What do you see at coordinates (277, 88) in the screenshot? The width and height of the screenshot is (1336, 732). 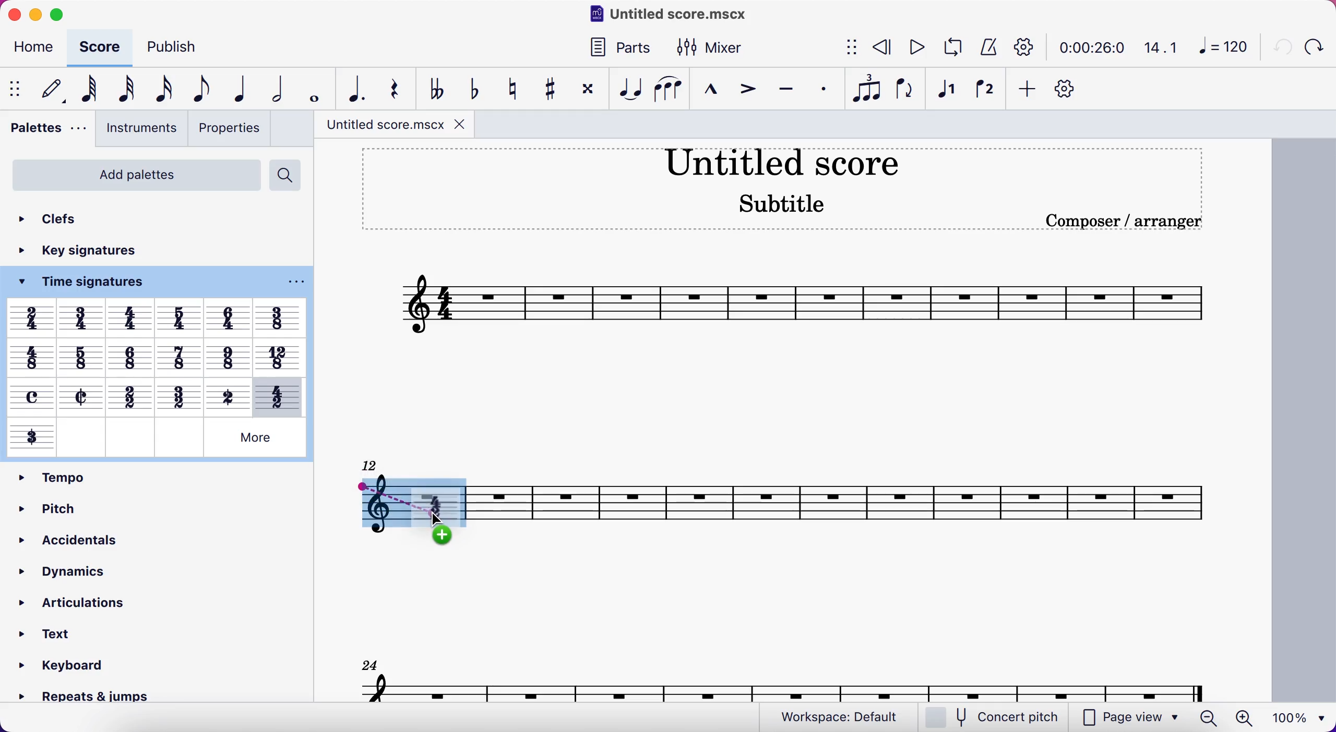 I see `half note` at bounding box center [277, 88].